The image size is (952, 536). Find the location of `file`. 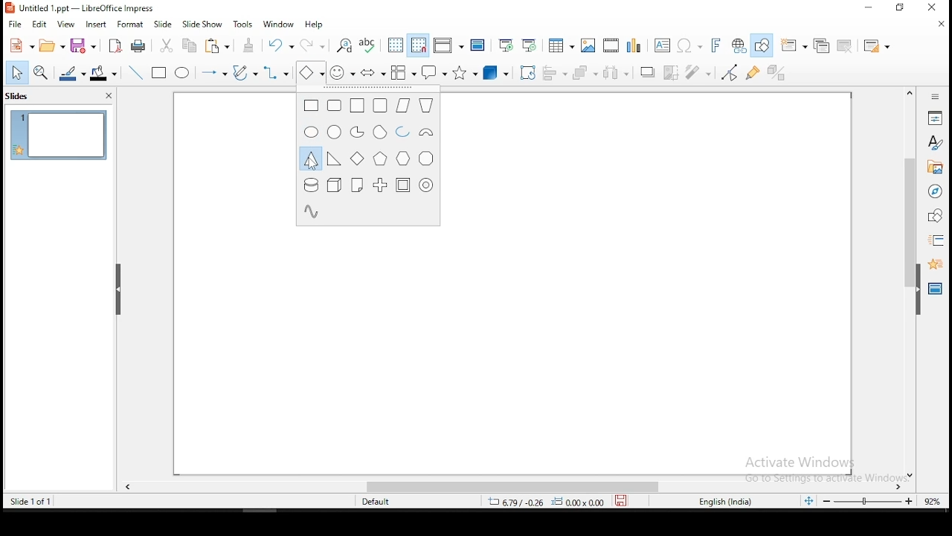

file is located at coordinates (15, 25).